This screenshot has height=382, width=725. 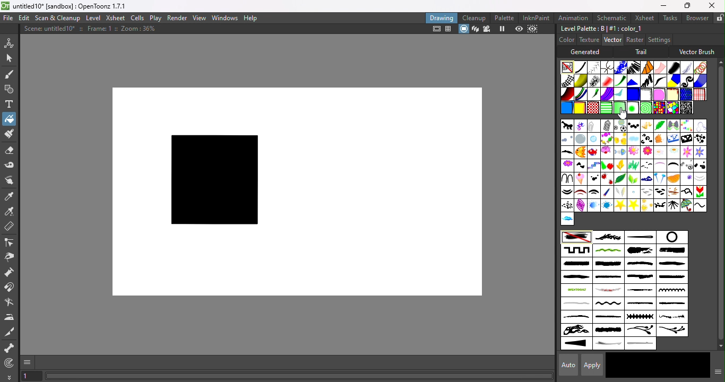 What do you see at coordinates (633, 80) in the screenshot?
I see `Jagged` at bounding box center [633, 80].